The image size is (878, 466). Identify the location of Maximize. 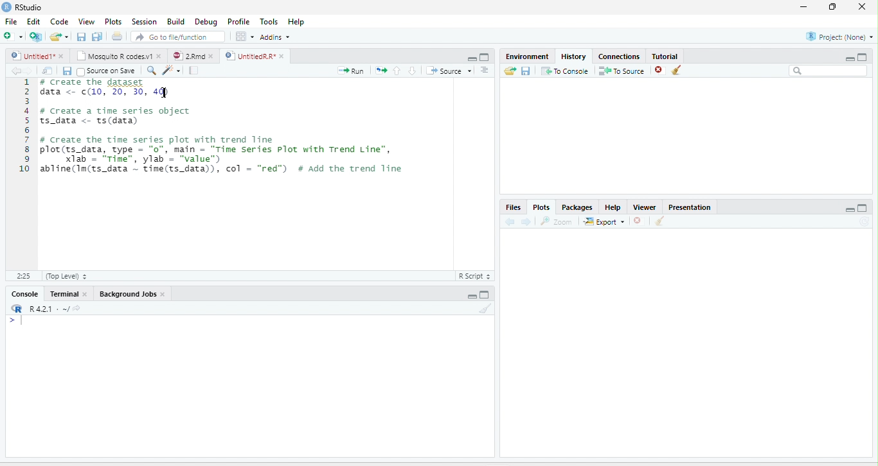
(863, 56).